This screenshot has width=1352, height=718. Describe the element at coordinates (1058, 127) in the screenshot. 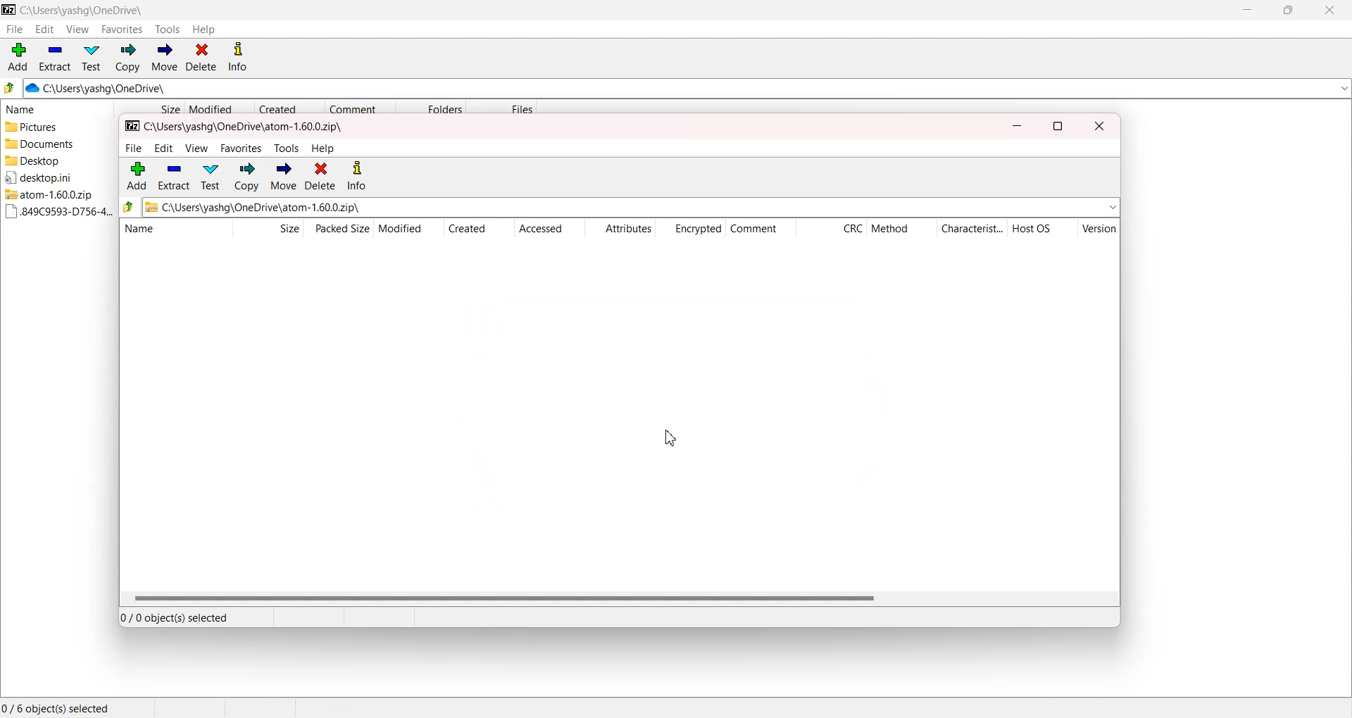

I see `maximize` at that location.